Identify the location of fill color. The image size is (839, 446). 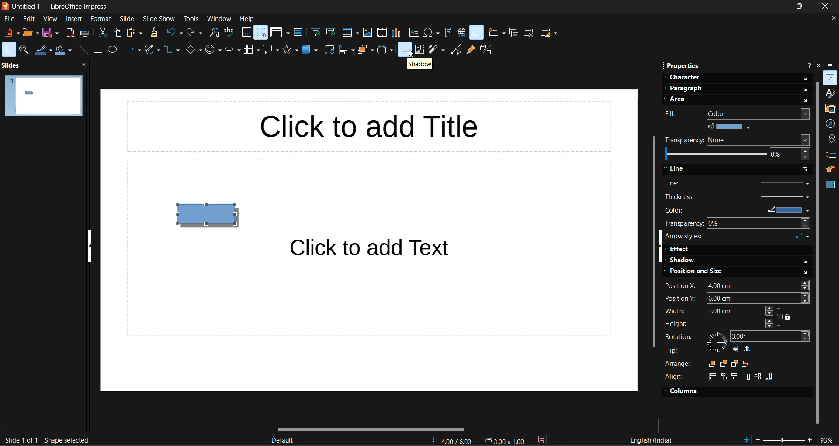
(62, 50).